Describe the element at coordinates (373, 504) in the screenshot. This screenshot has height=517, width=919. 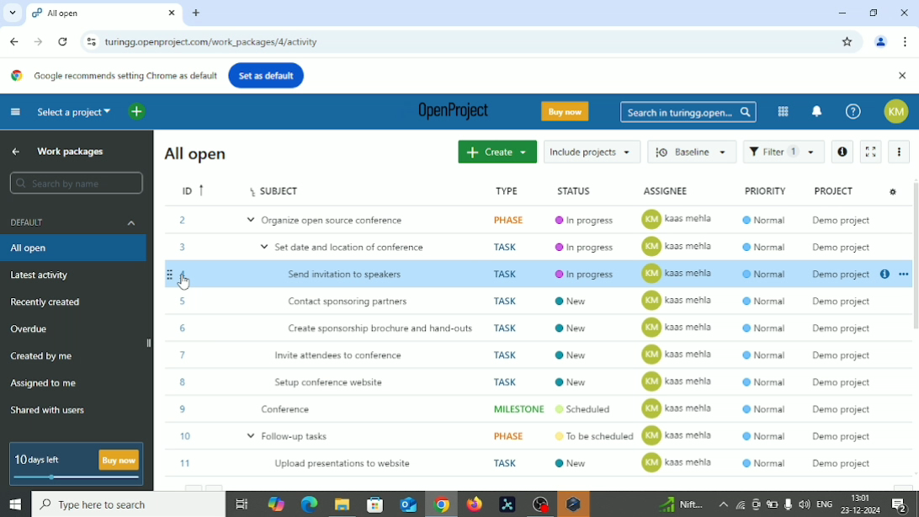
I see `Microsoft store` at that location.